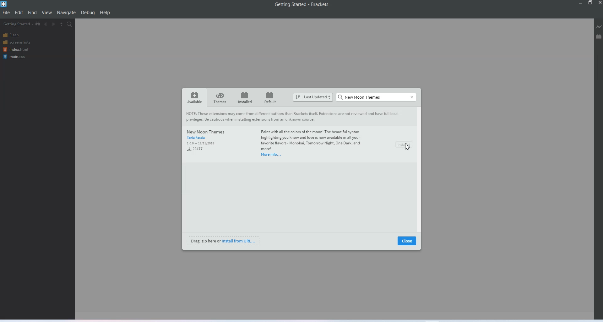 The height and width of the screenshot is (322, 603). What do you see at coordinates (313, 97) in the screenshot?
I see `Last updated` at bounding box center [313, 97].